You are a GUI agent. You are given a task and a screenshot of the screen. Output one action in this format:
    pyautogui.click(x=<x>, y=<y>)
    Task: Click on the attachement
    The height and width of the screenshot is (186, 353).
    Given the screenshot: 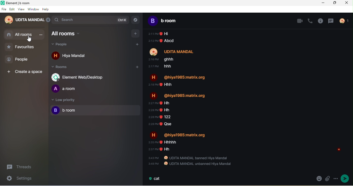 What is the action you would take?
    pyautogui.click(x=319, y=179)
    